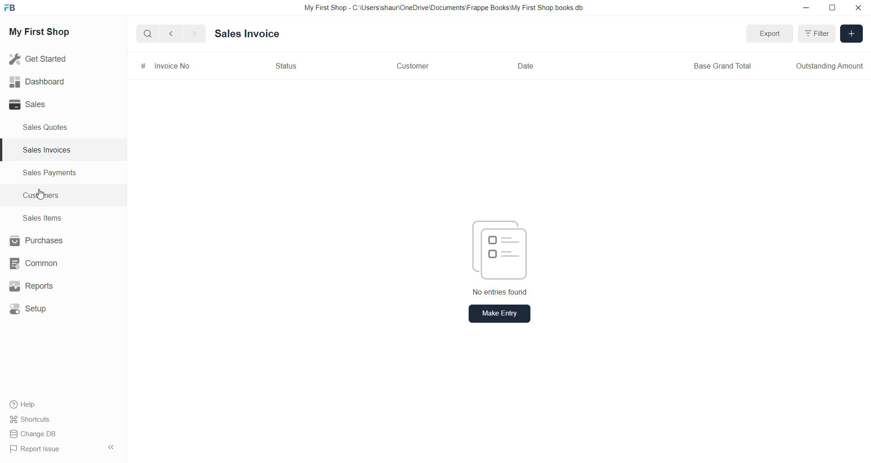 The image size is (871, 463). I want to click on close, so click(857, 8).